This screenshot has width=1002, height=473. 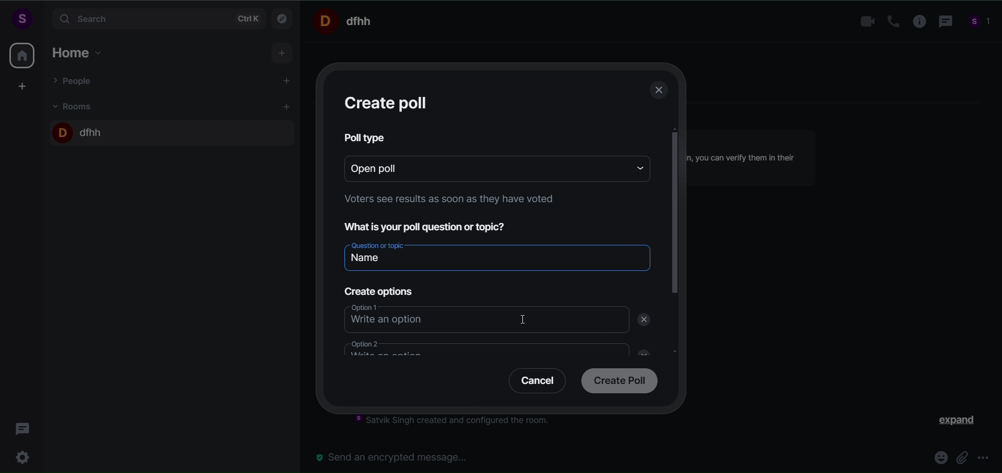 I want to click on send an encrypted message, so click(x=397, y=457).